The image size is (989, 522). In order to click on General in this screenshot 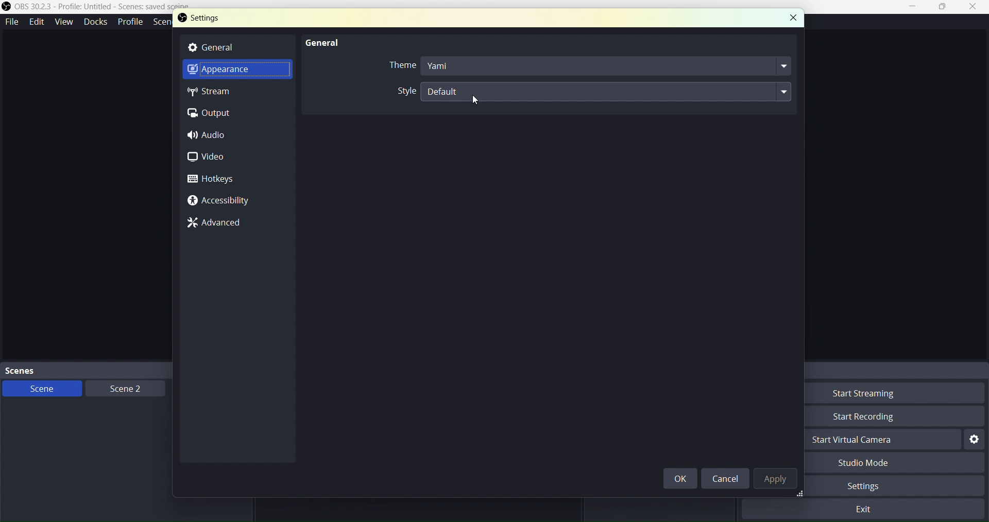, I will do `click(319, 41)`.